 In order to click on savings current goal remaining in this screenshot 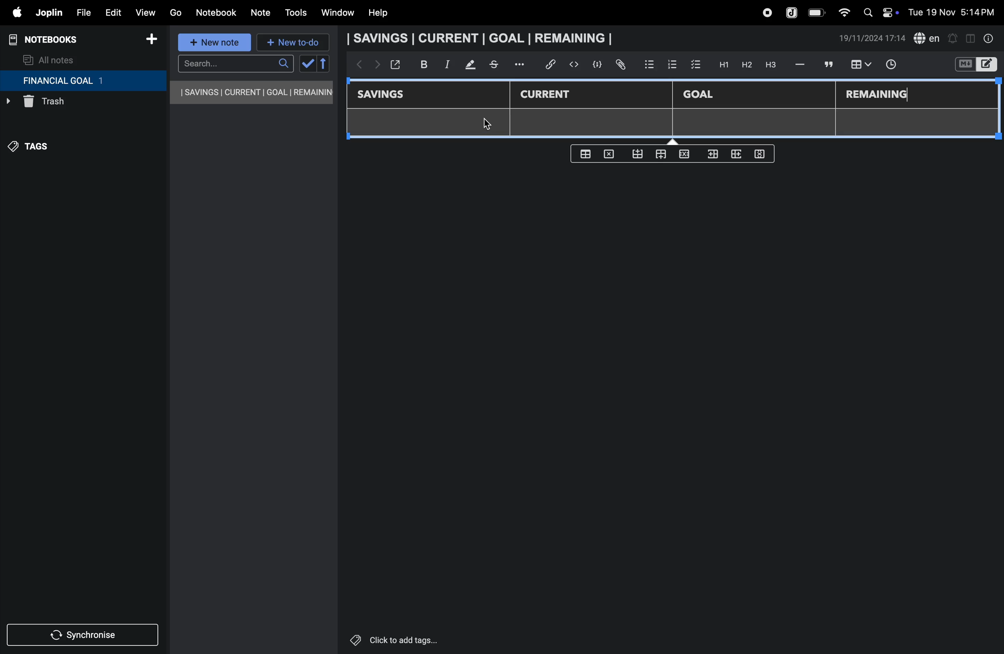, I will do `click(252, 92)`.